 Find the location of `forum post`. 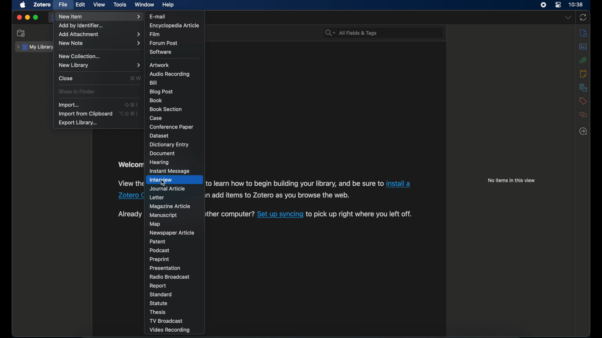

forum post is located at coordinates (164, 43).